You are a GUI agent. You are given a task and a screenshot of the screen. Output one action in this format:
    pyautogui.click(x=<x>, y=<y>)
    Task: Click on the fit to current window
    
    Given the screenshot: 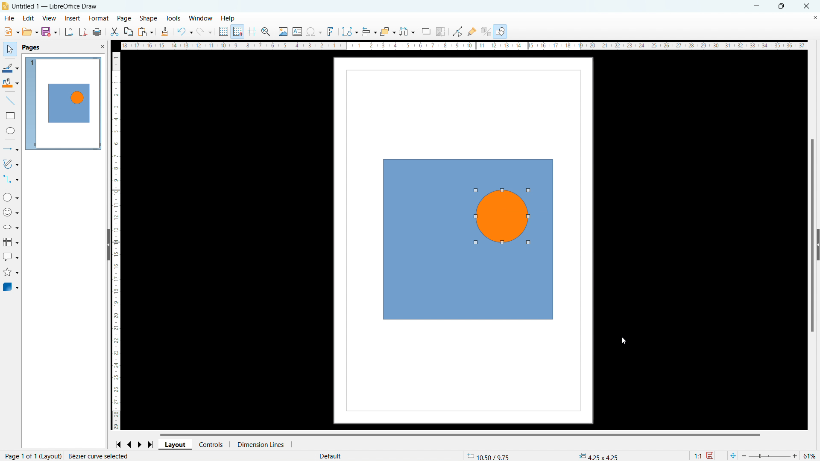 What is the action you would take?
    pyautogui.click(x=733, y=455)
    